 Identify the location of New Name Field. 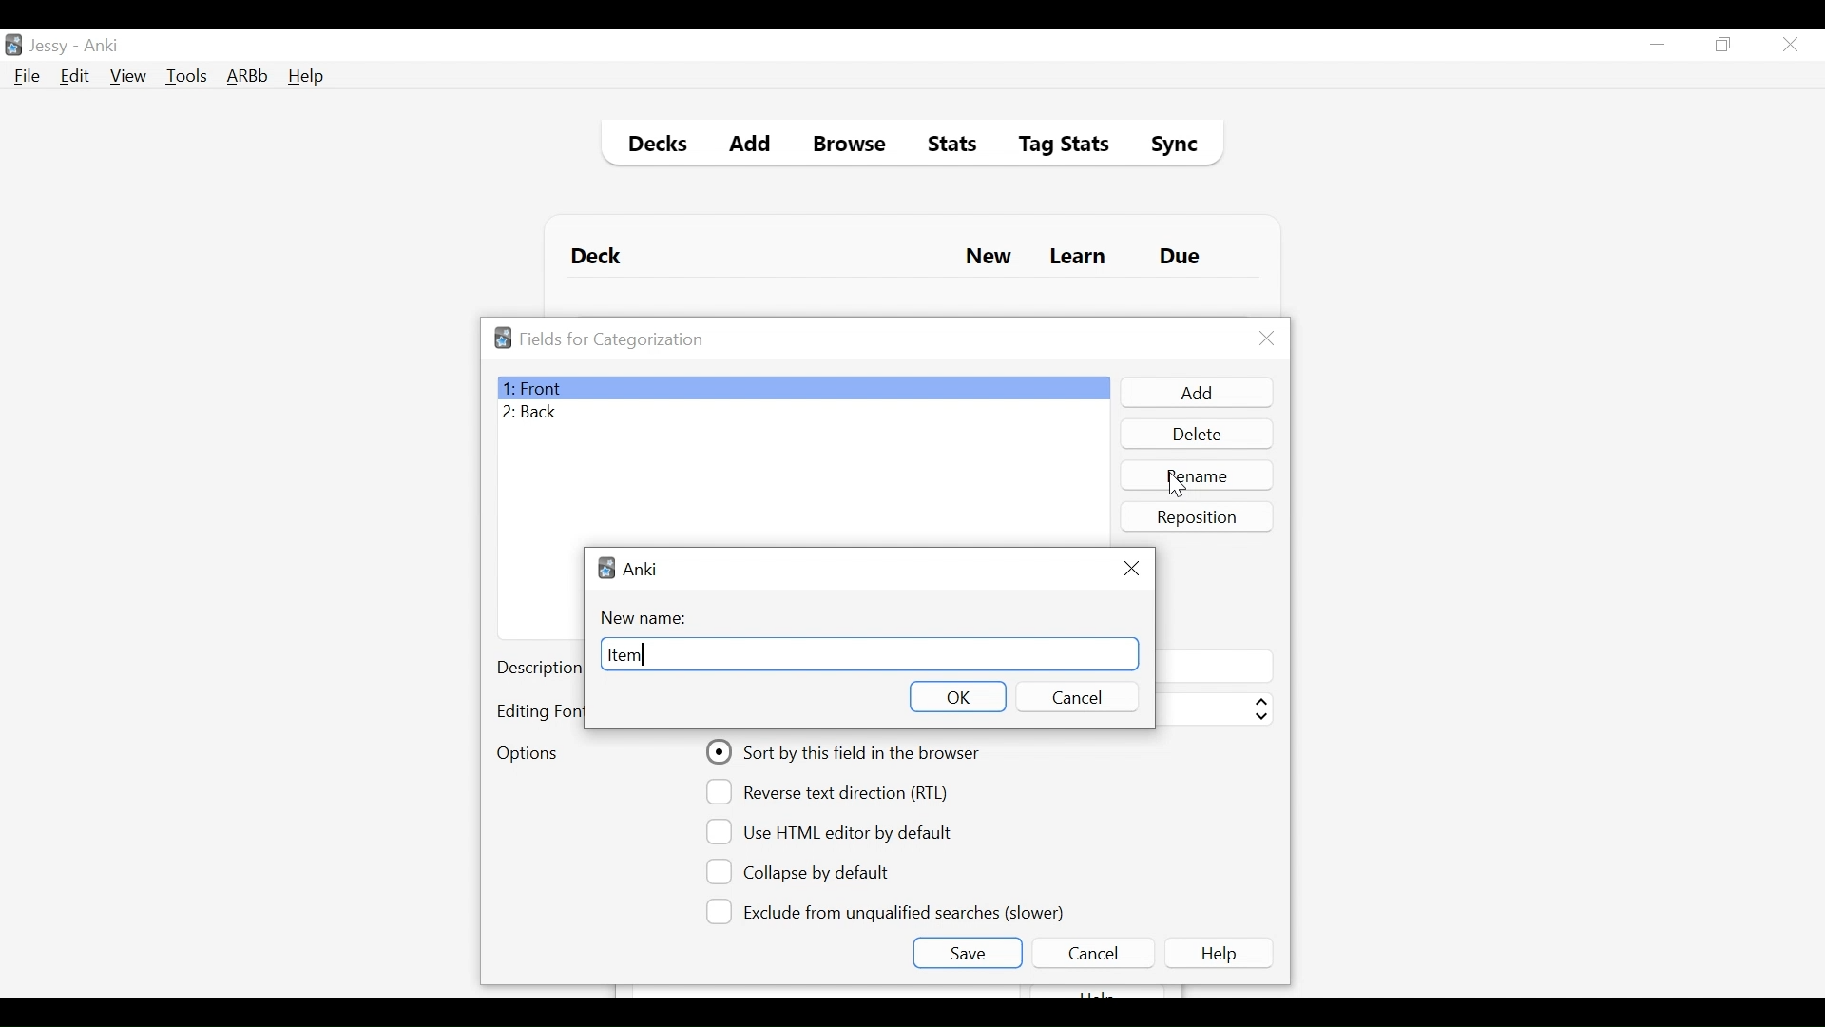
(868, 655).